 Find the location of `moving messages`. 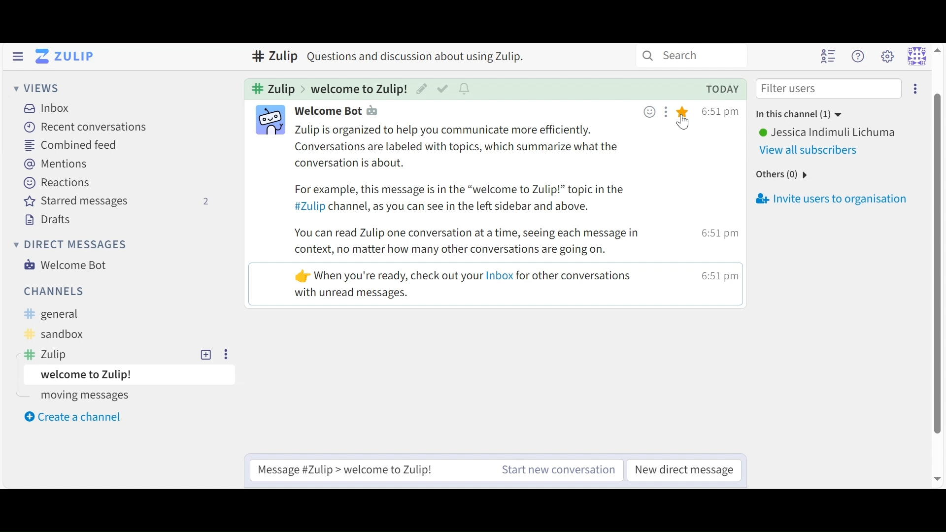

moving messages is located at coordinates (85, 399).